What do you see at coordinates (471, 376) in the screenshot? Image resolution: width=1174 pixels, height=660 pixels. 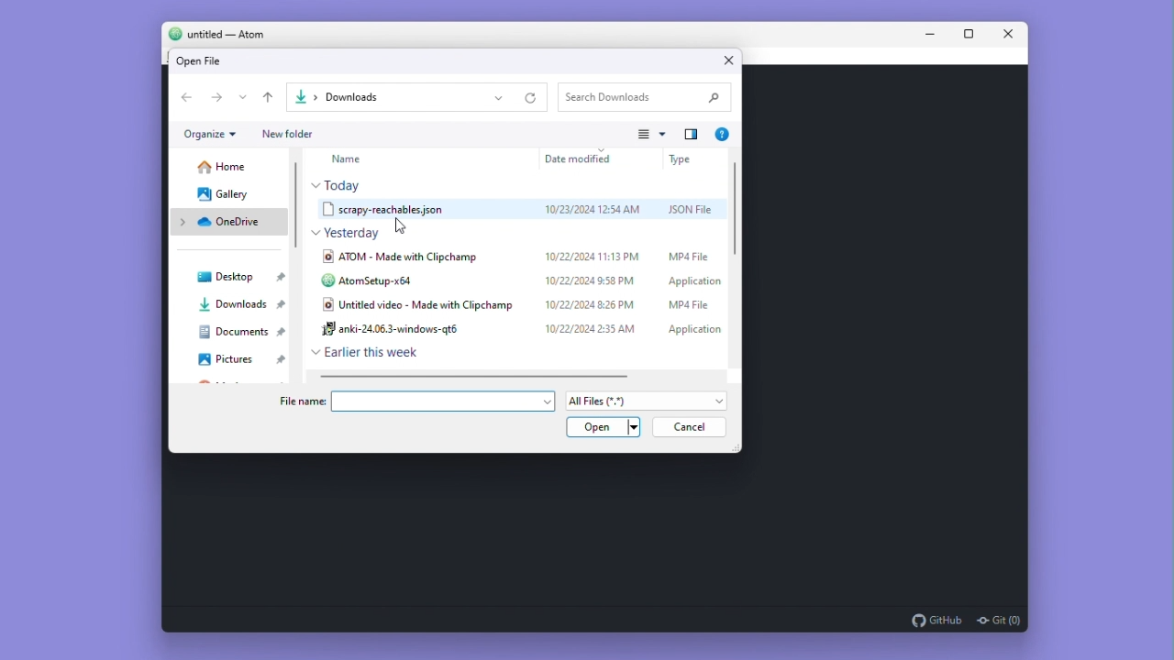 I see `Horizontal scroll bar` at bounding box center [471, 376].